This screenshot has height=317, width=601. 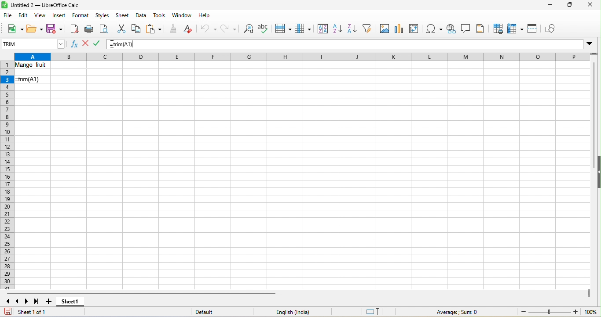 I want to click on function wizard, so click(x=76, y=46).